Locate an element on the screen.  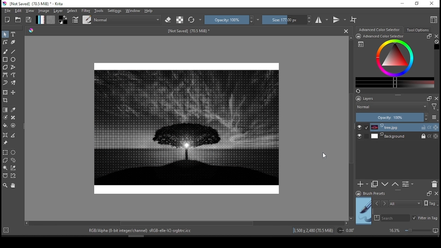
square  tool is located at coordinates (6, 59).